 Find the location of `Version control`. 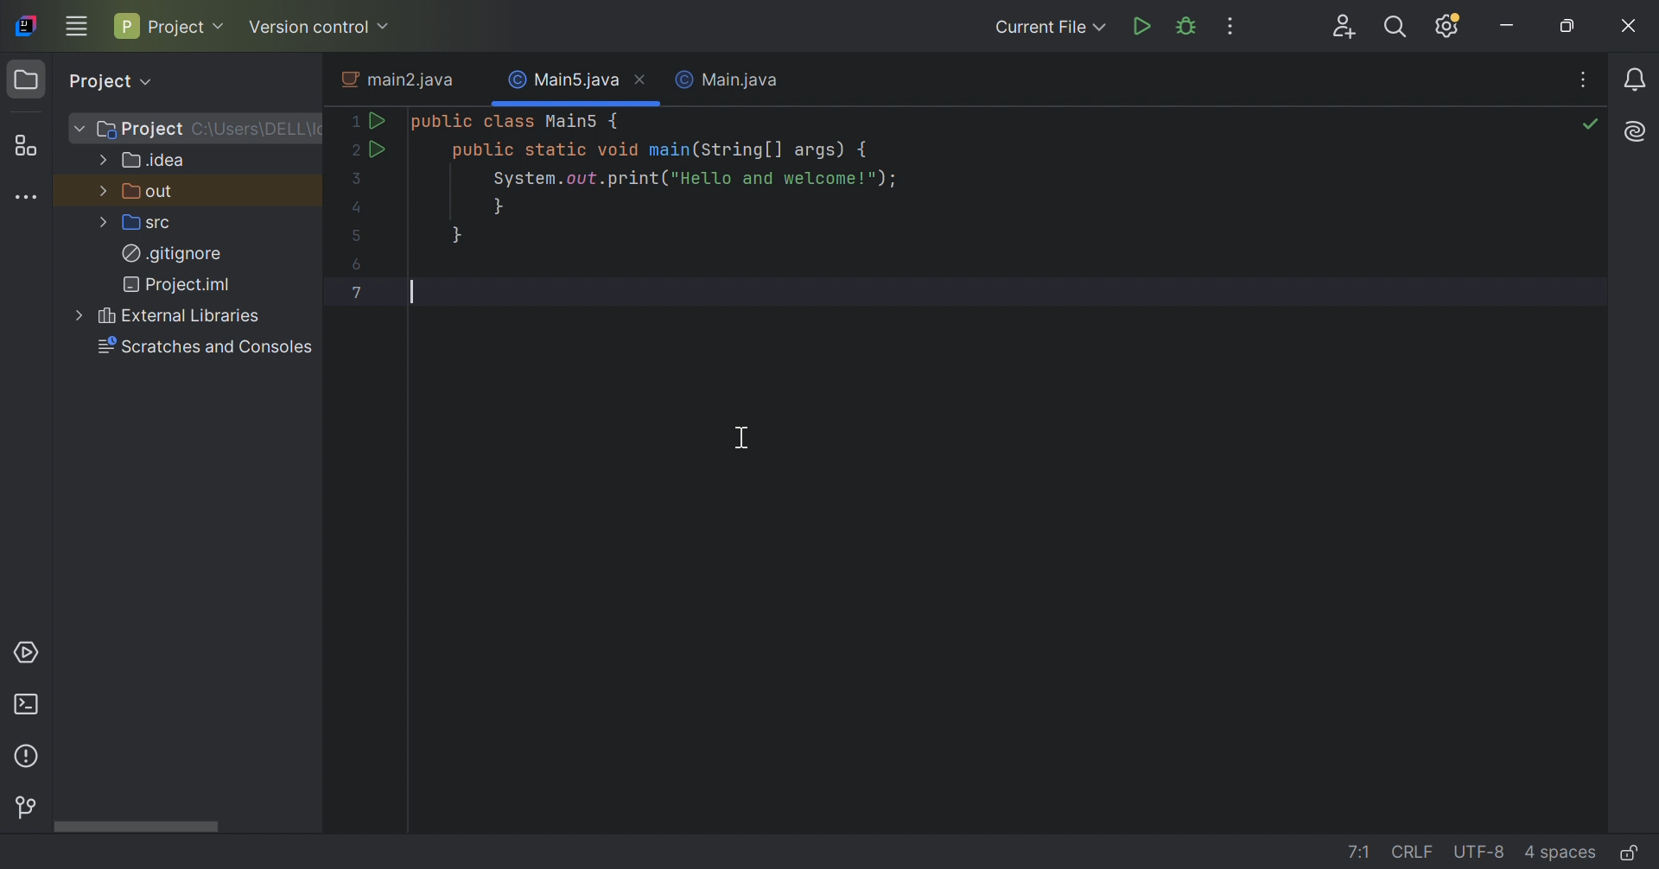

Version control is located at coordinates (24, 803).